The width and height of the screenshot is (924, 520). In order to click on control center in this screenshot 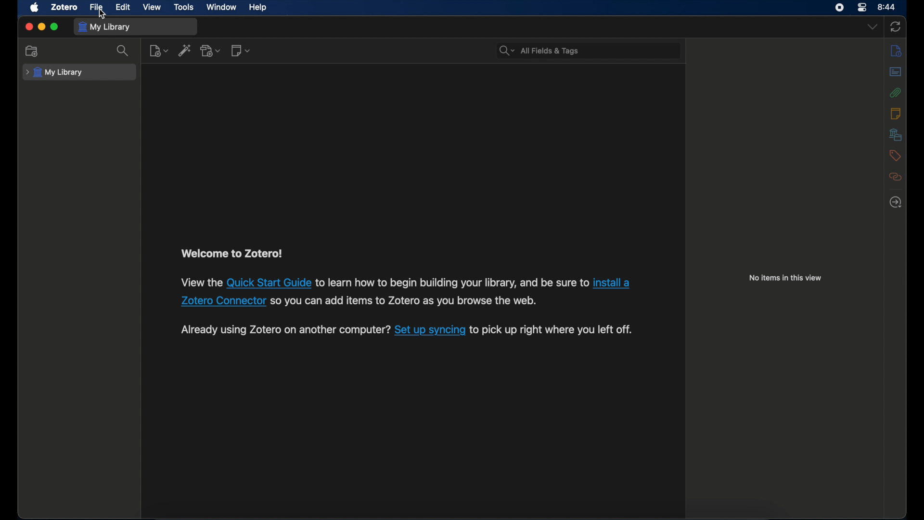, I will do `click(863, 8)`.